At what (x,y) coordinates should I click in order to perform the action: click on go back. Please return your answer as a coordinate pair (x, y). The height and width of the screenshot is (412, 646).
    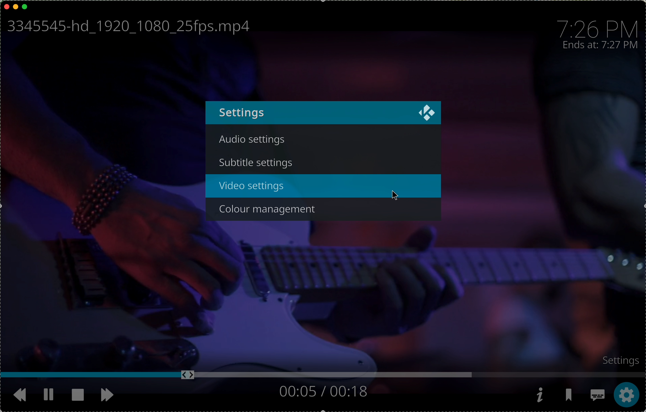
    Looking at the image, I should click on (16, 395).